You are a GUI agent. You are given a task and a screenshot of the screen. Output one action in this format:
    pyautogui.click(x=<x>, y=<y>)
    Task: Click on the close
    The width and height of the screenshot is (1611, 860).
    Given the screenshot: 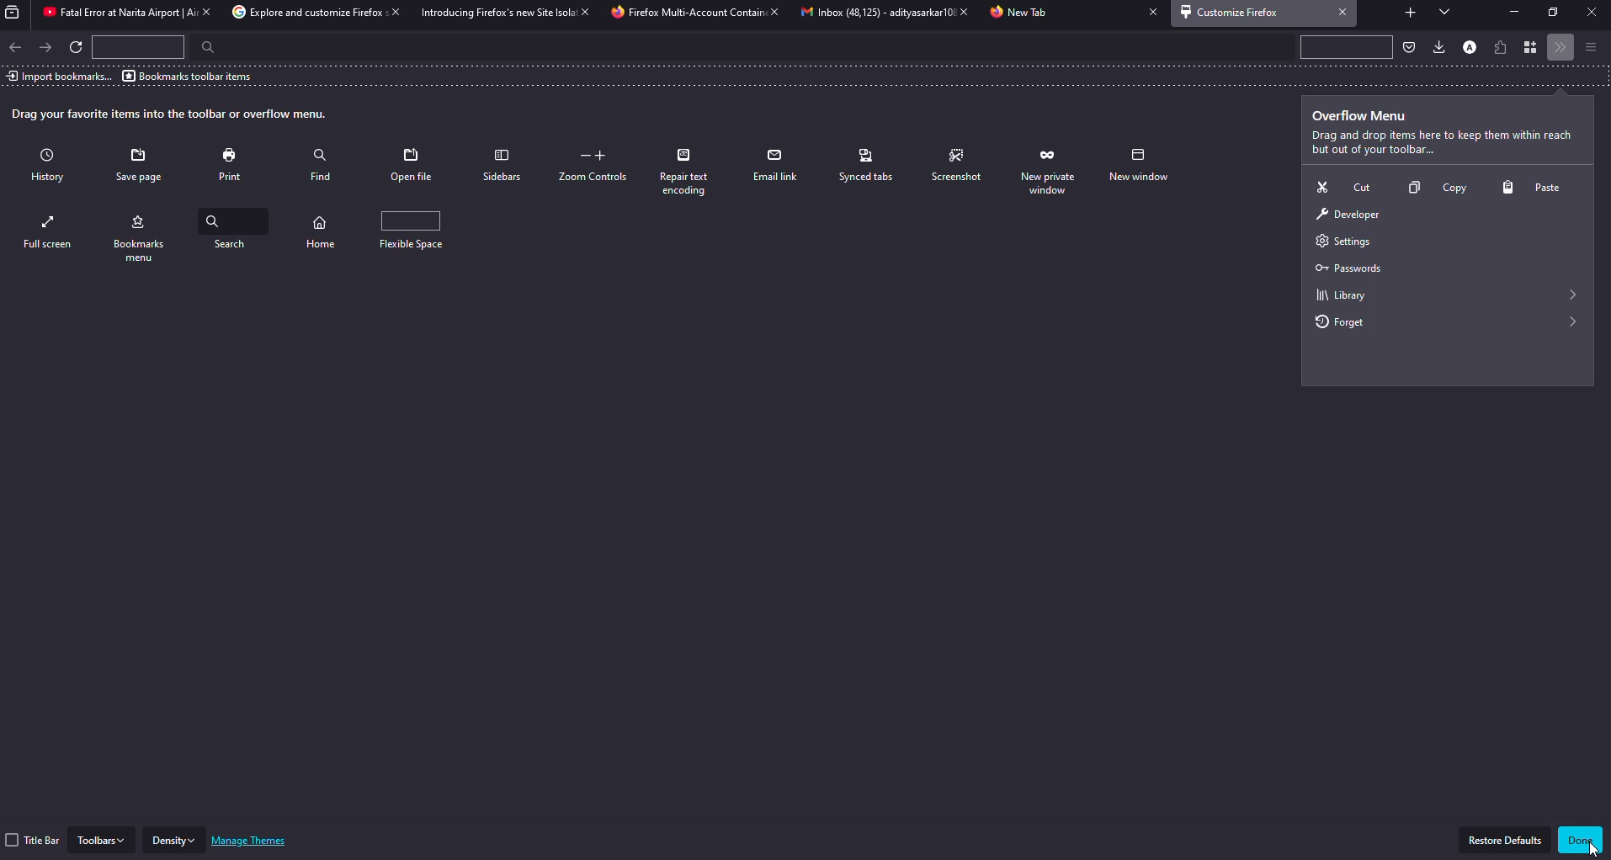 What is the action you would take?
    pyautogui.click(x=391, y=13)
    